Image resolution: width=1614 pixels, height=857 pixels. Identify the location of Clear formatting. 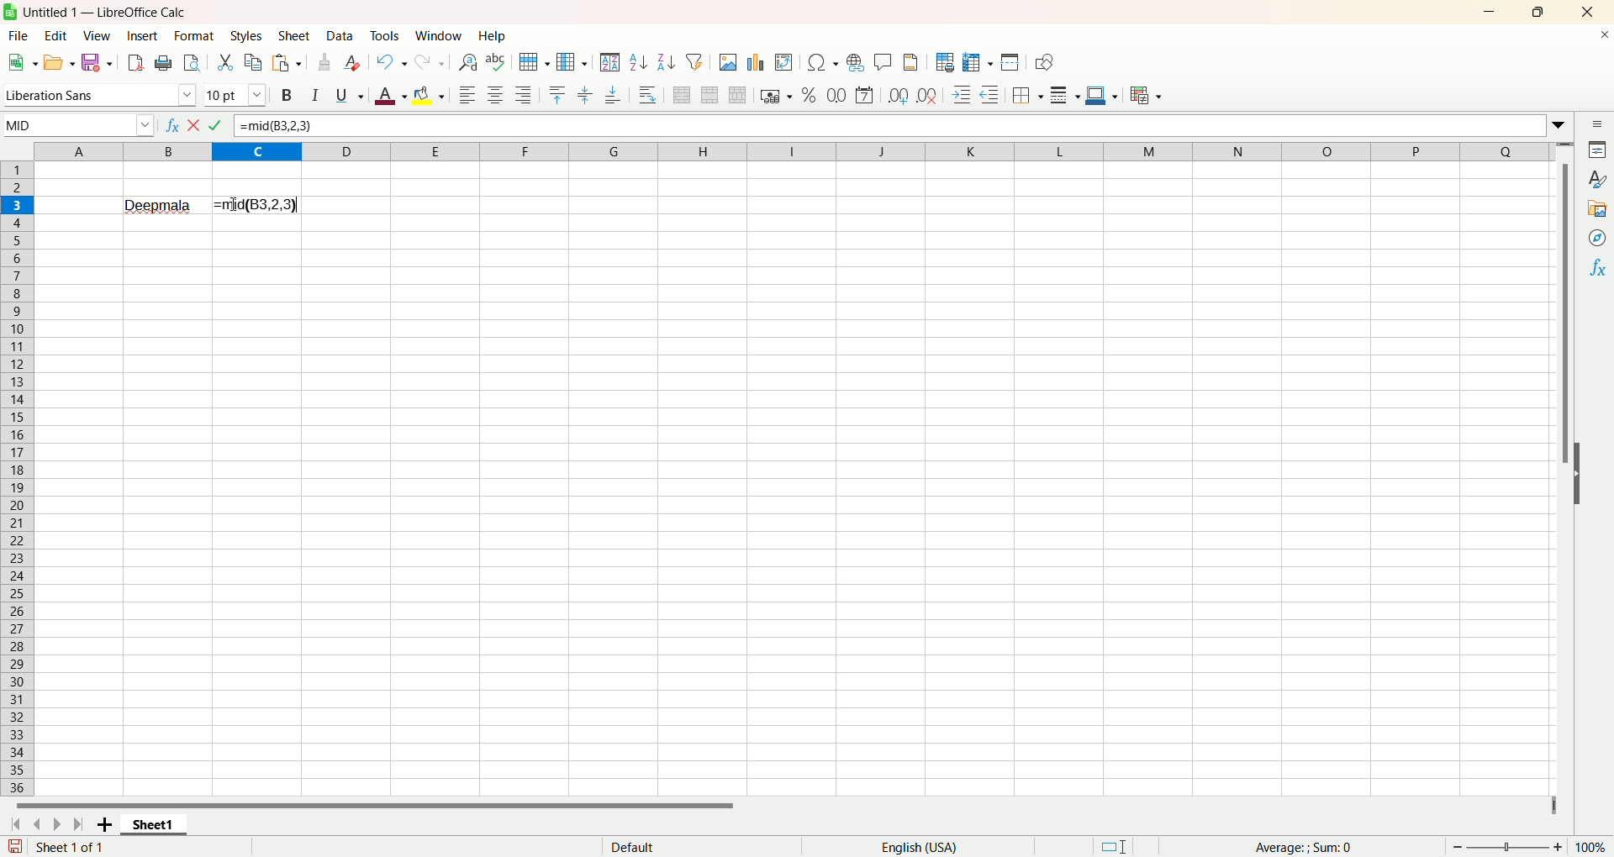
(354, 62).